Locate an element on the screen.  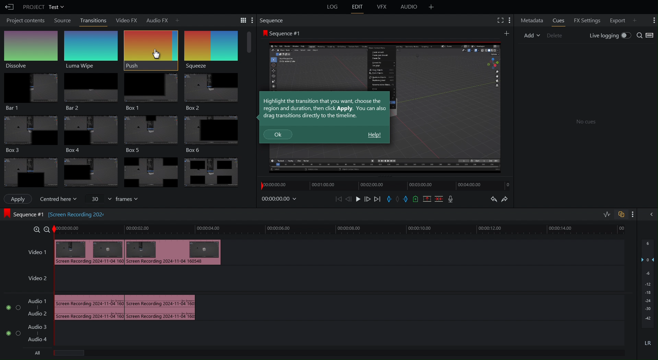
No cues is located at coordinates (586, 122).